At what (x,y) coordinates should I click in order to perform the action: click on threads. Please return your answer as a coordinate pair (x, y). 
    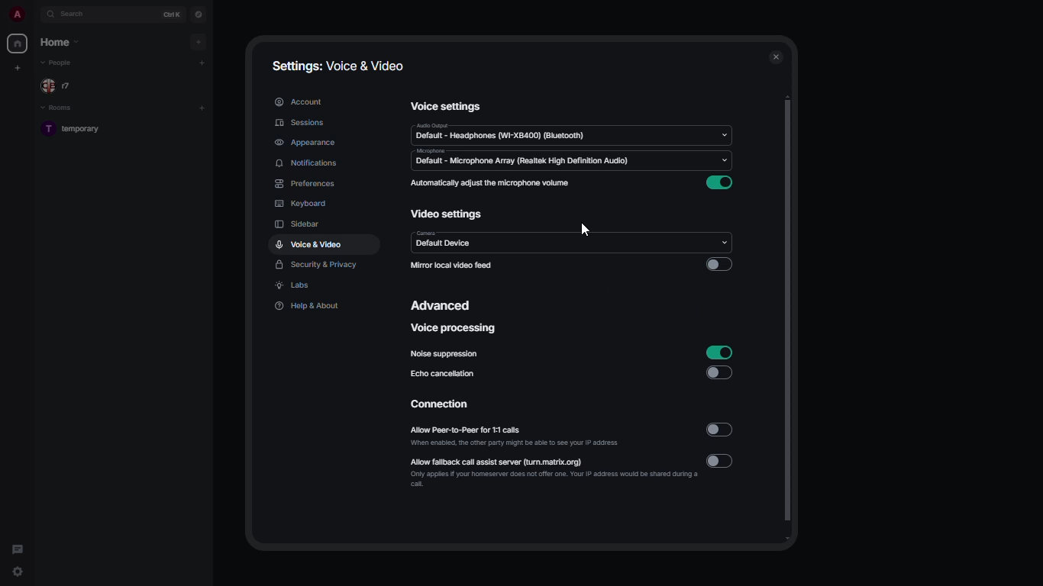
    Looking at the image, I should click on (17, 546).